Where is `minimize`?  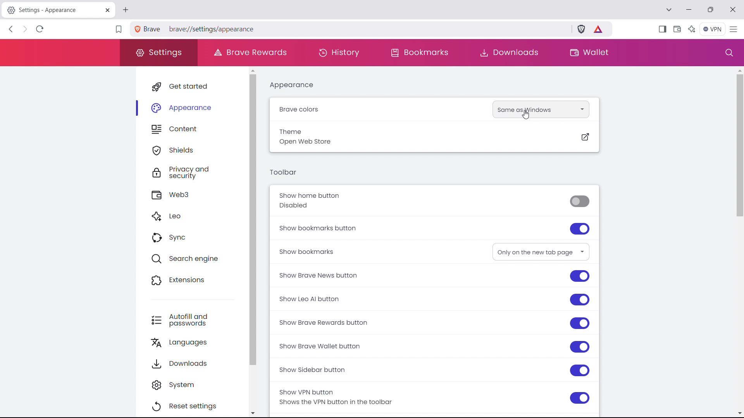
minimize is located at coordinates (689, 9).